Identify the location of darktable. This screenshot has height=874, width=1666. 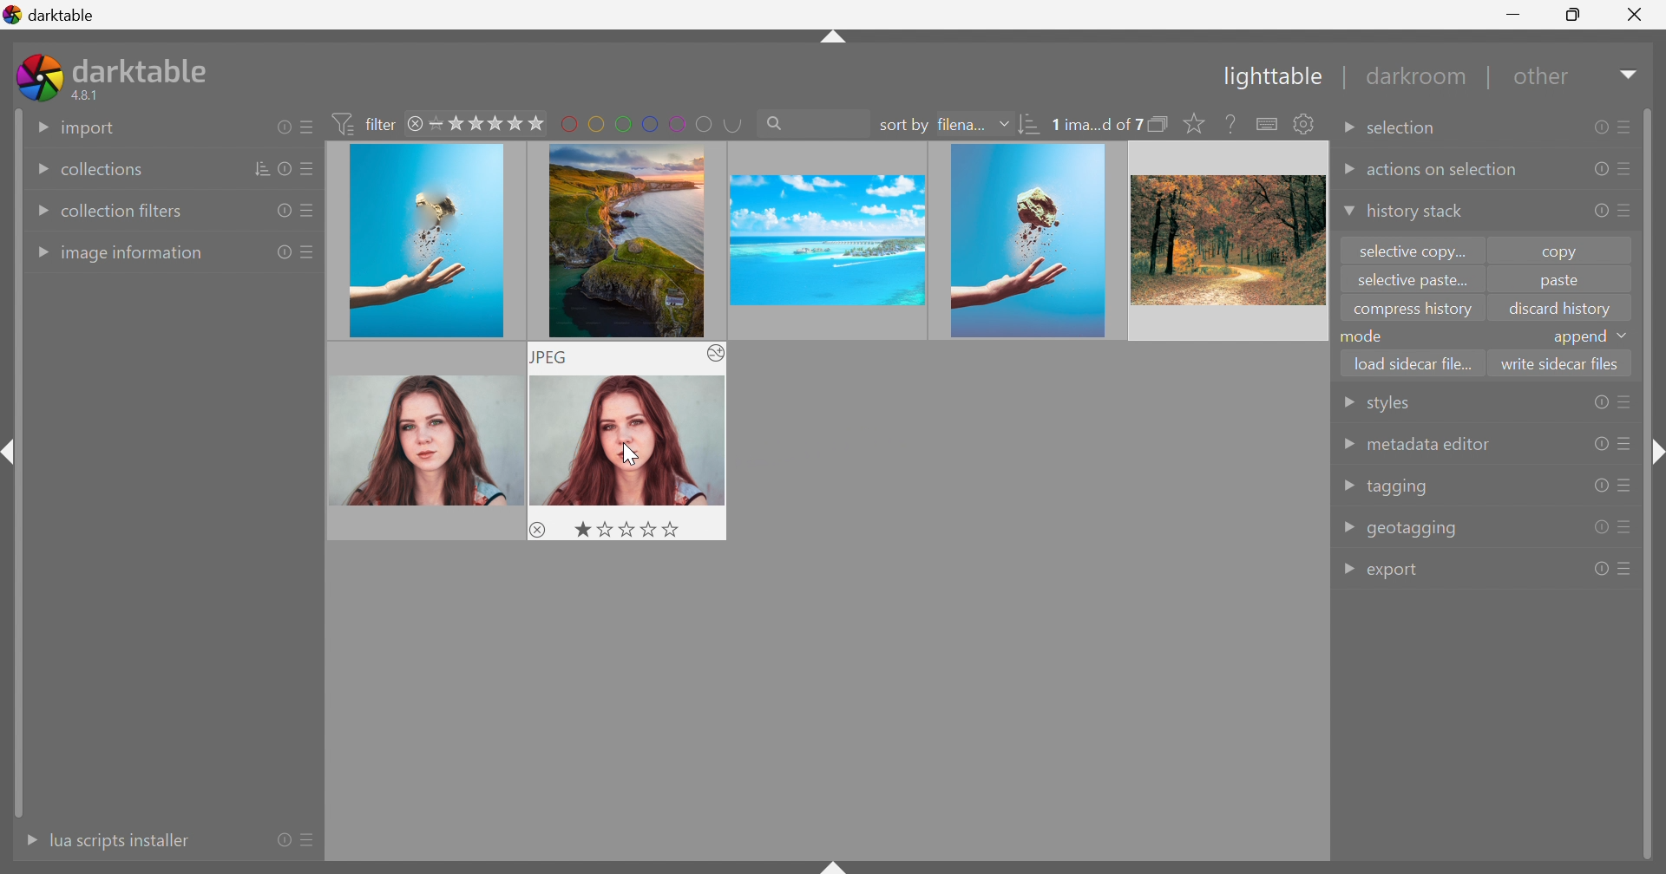
(144, 68).